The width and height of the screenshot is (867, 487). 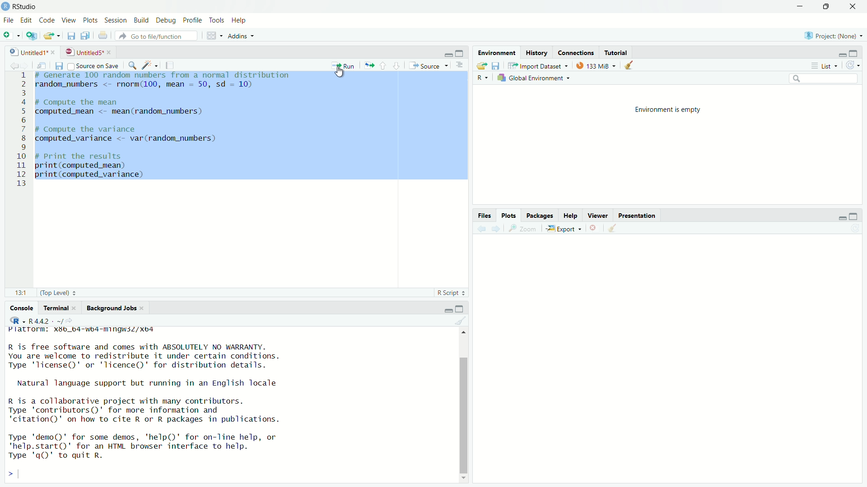 I want to click on tutorial, so click(x=616, y=52).